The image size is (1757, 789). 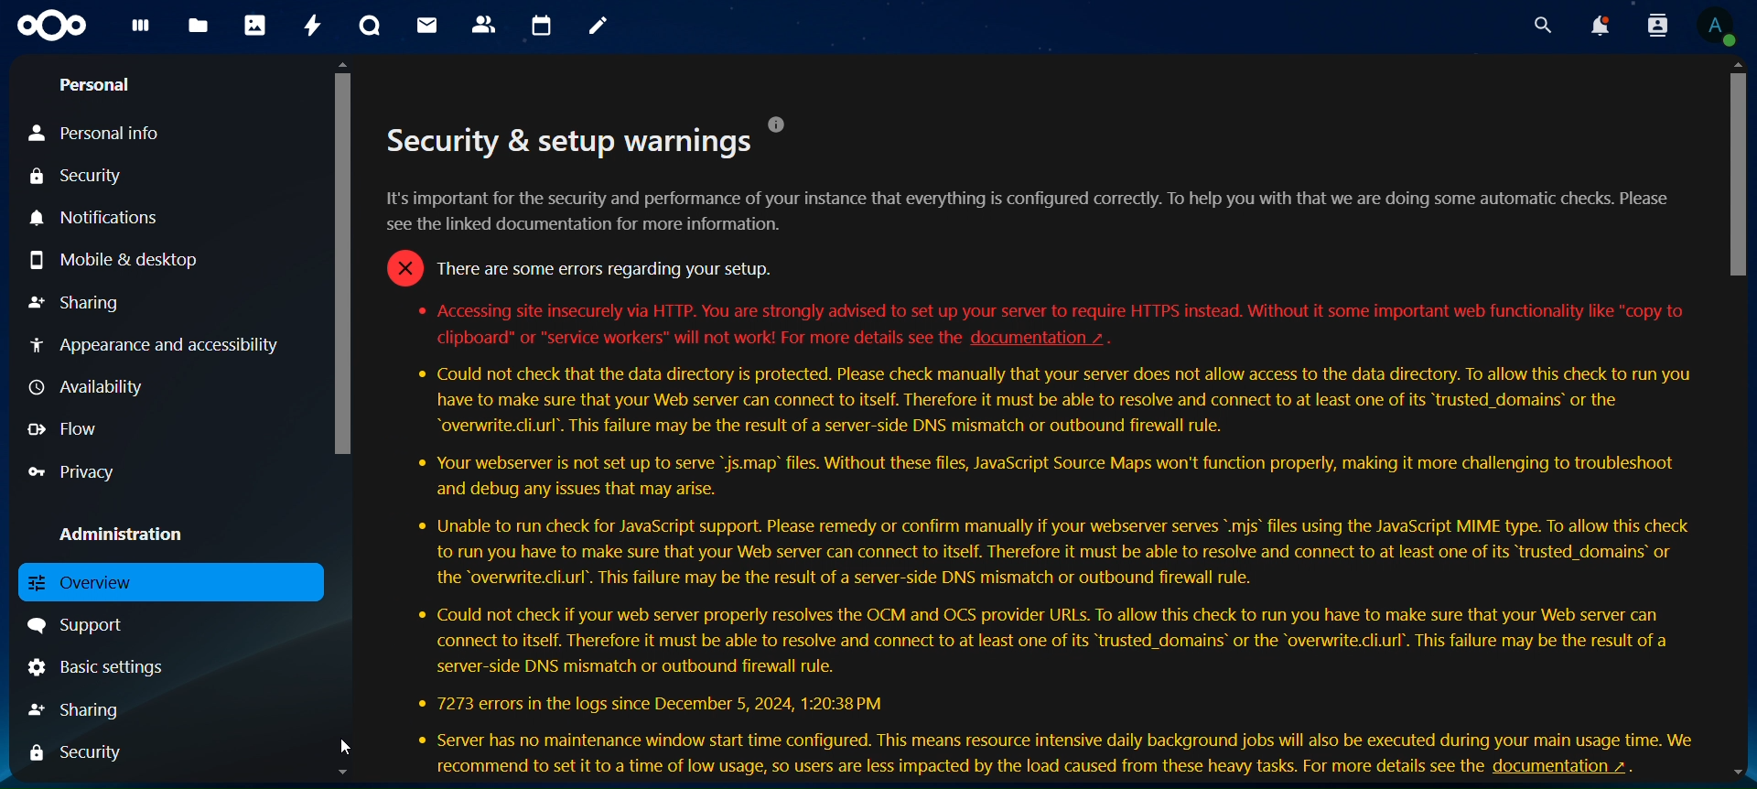 What do you see at coordinates (1655, 26) in the screenshot?
I see `search contacts` at bounding box center [1655, 26].